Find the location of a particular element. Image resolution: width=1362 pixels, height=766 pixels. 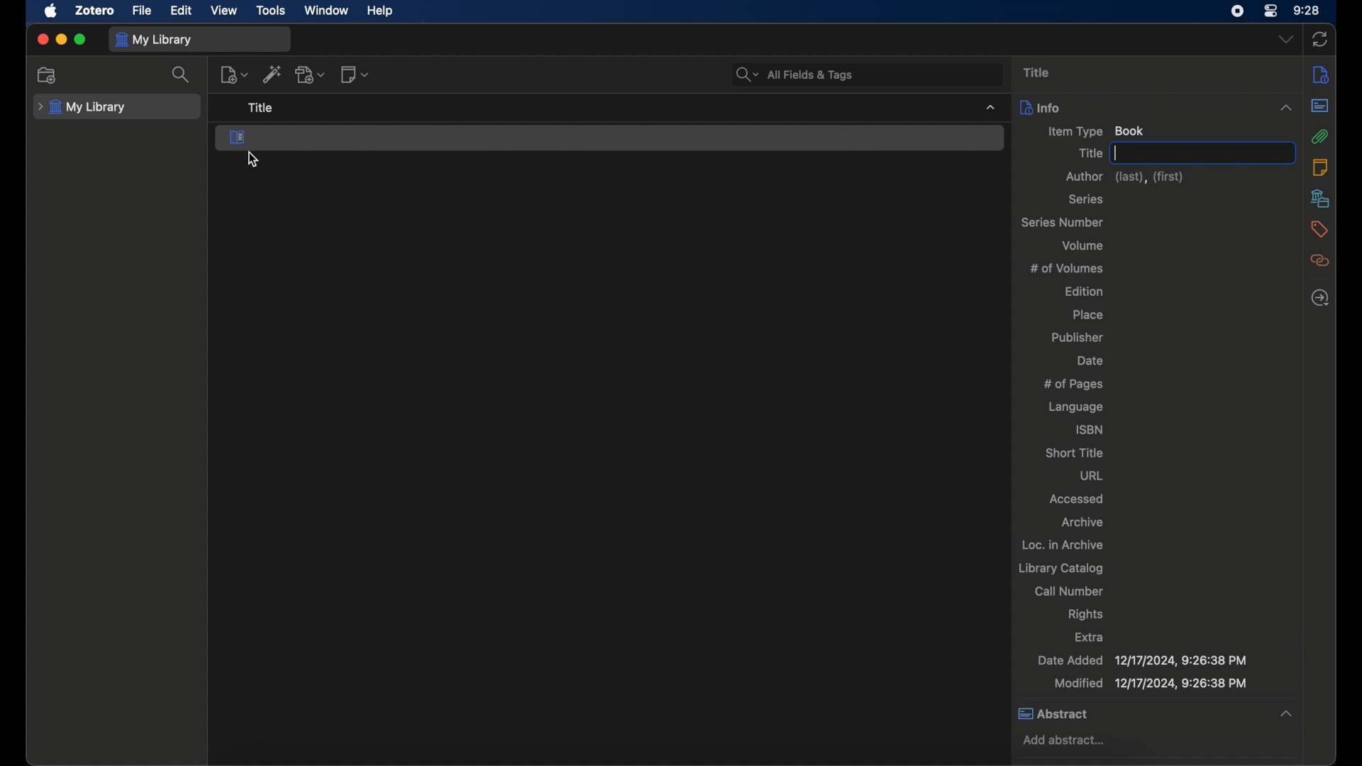

new note is located at coordinates (355, 74).